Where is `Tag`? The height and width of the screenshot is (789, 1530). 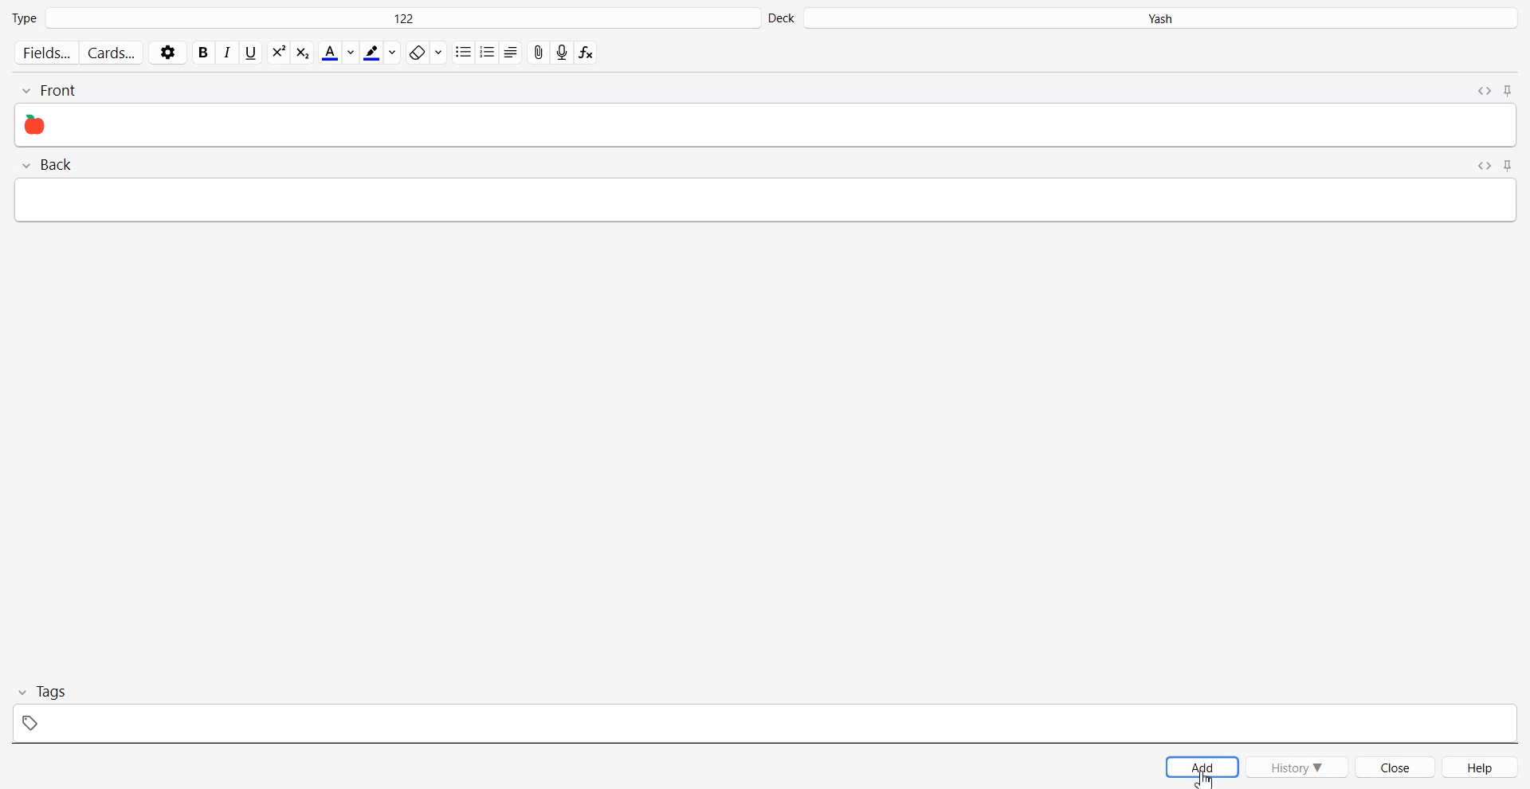 Tag is located at coordinates (765, 709).